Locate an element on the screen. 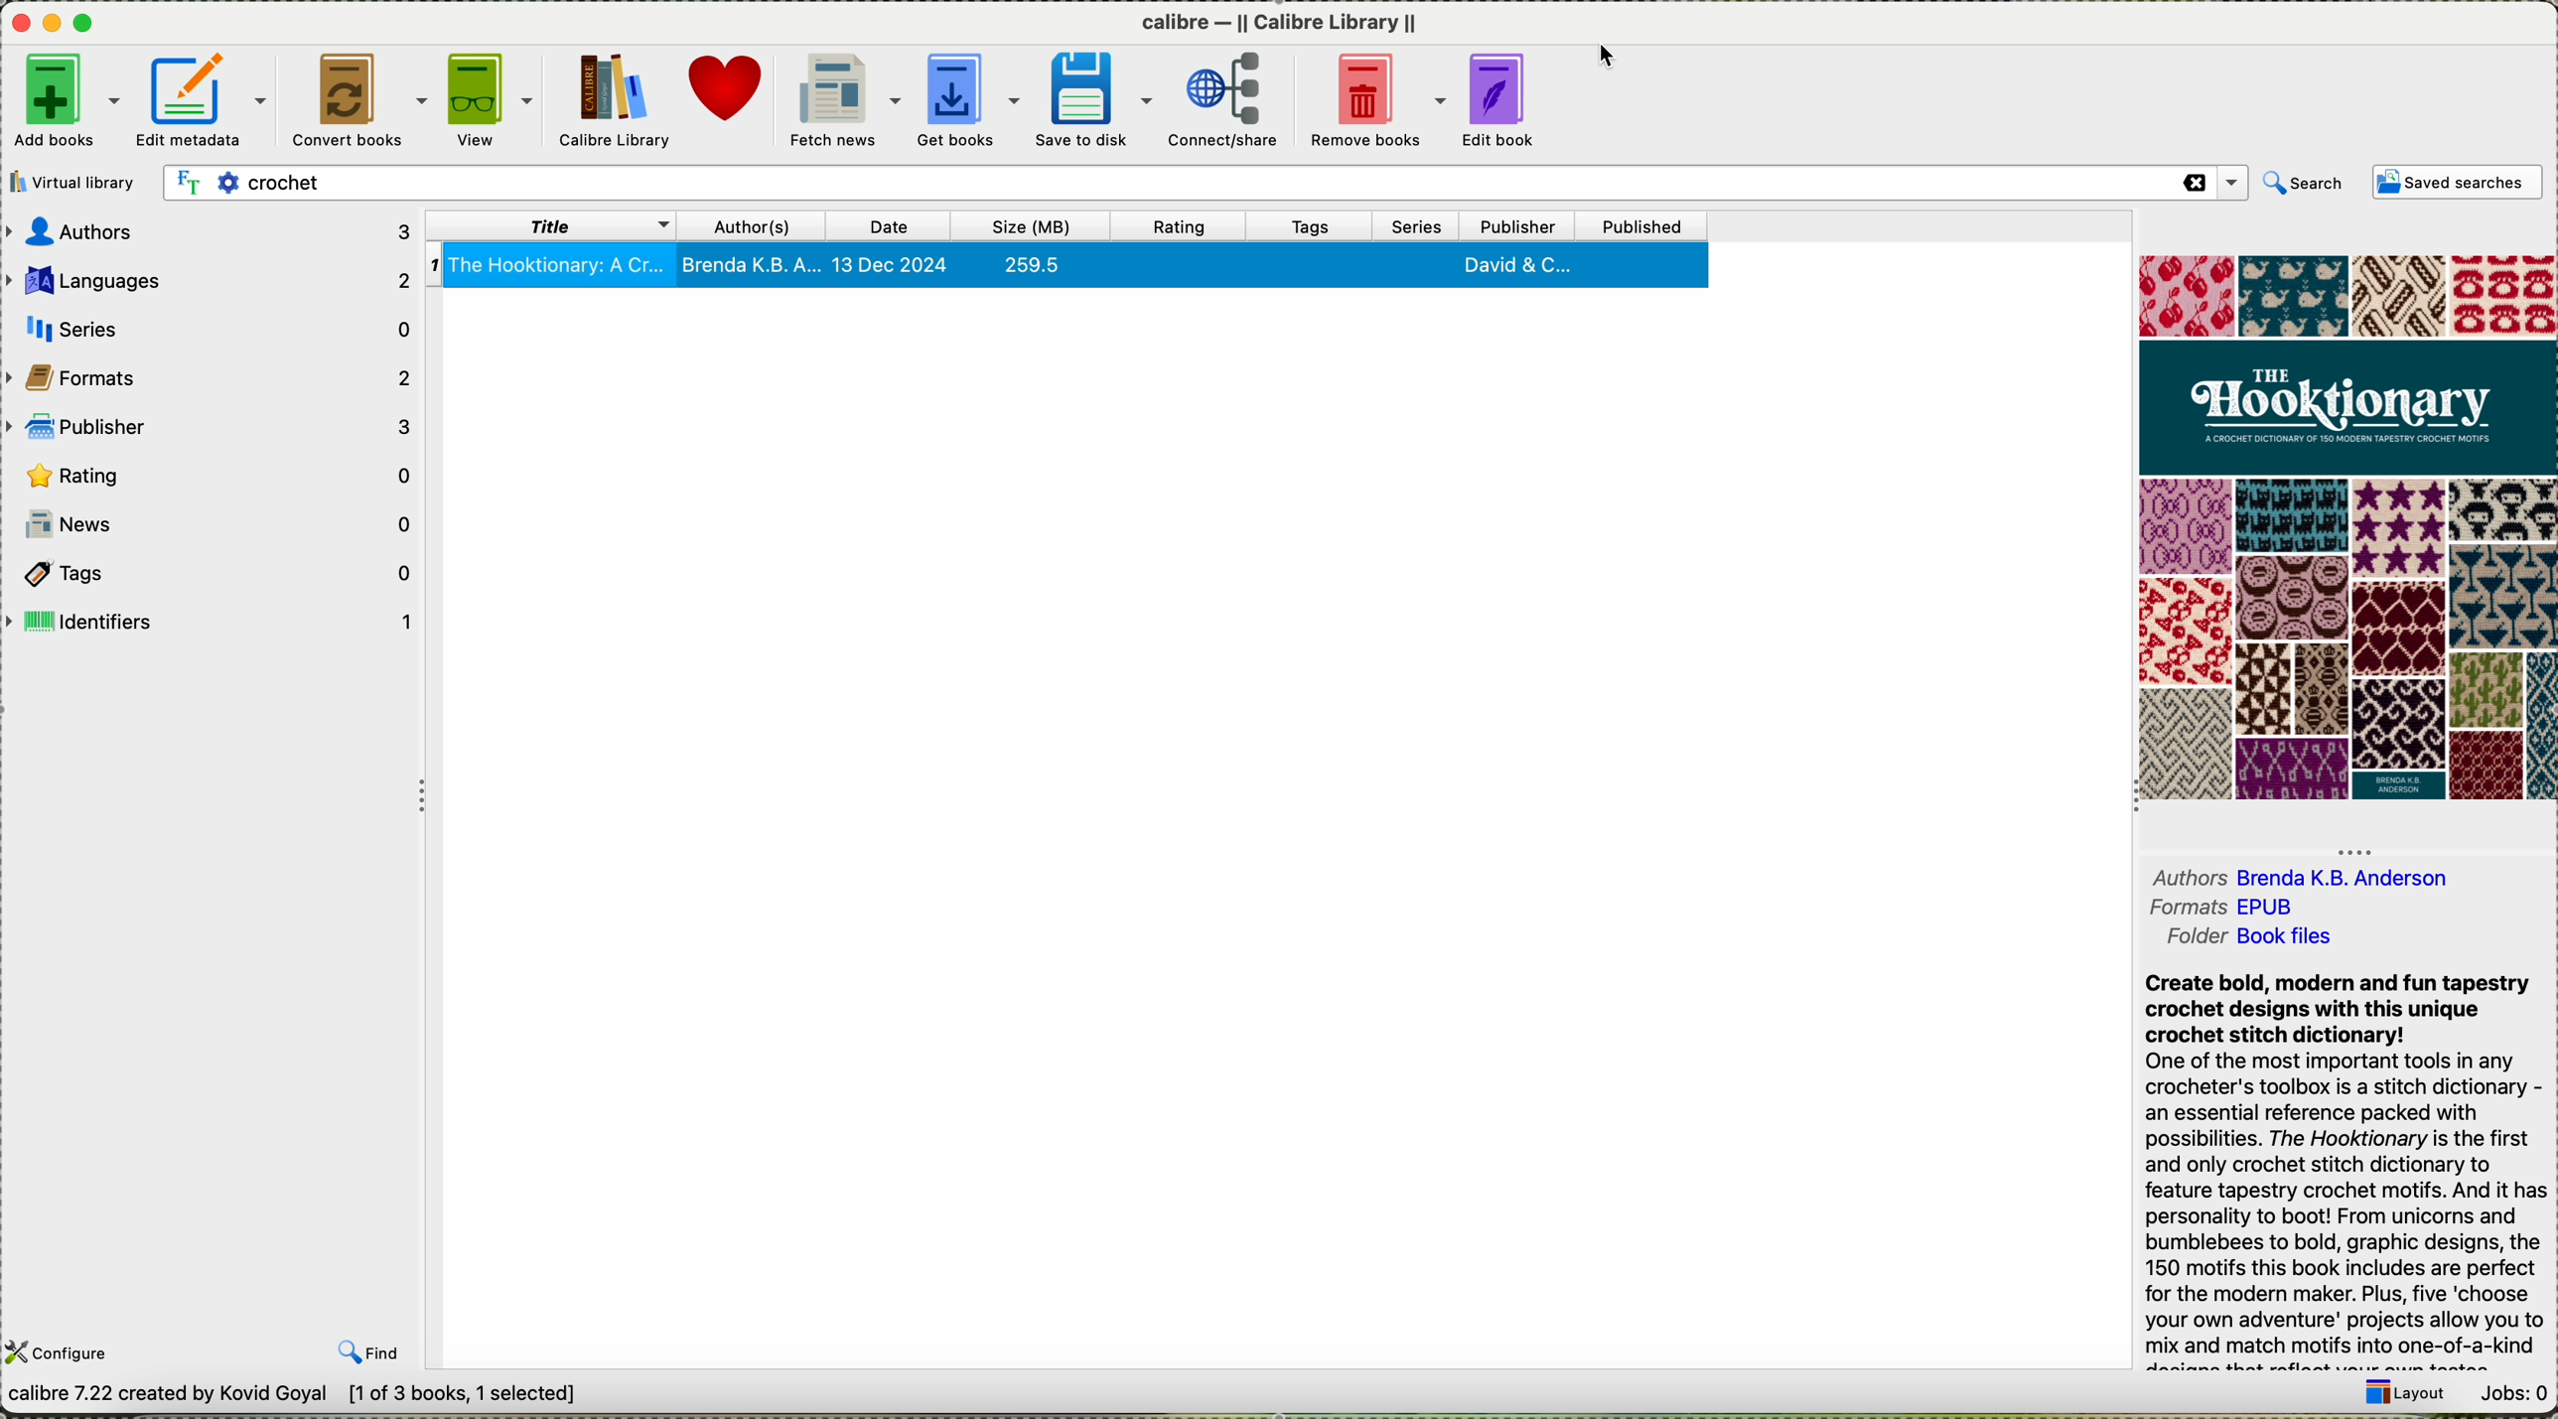  convert books is located at coordinates (356, 97).